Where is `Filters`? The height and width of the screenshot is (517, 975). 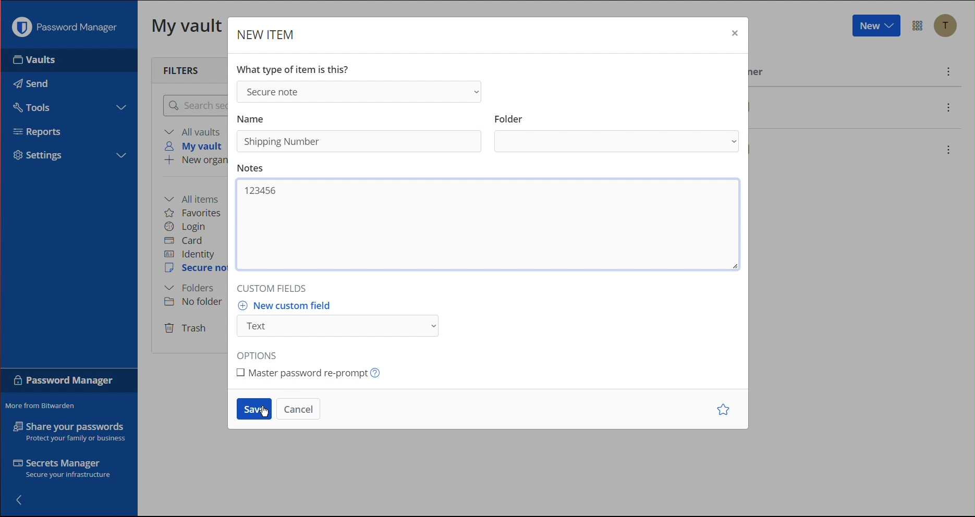
Filters is located at coordinates (179, 69).